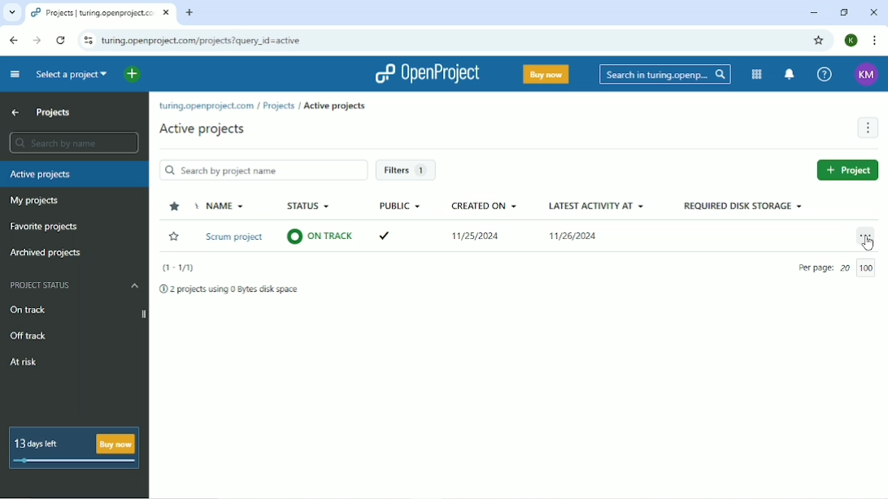 The width and height of the screenshot is (888, 499). I want to click on Bookmark this tab, so click(819, 41).